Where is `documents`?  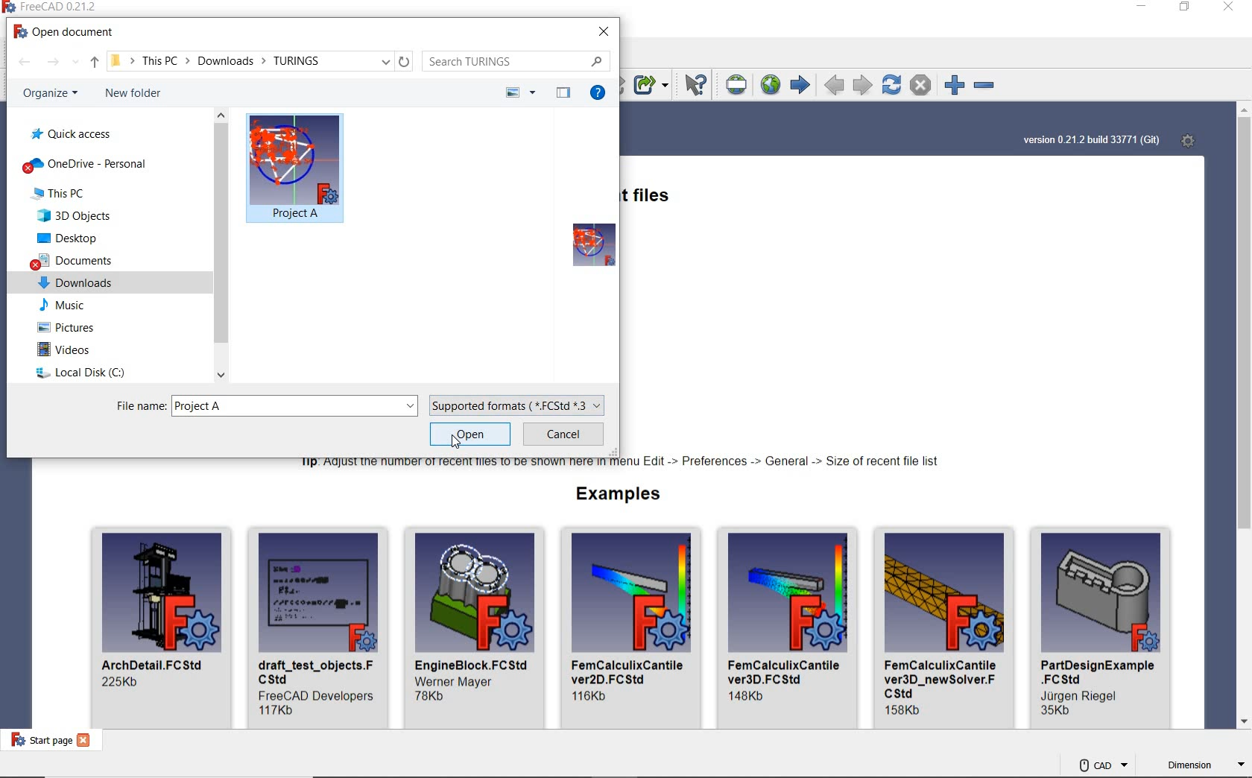
documents is located at coordinates (77, 259).